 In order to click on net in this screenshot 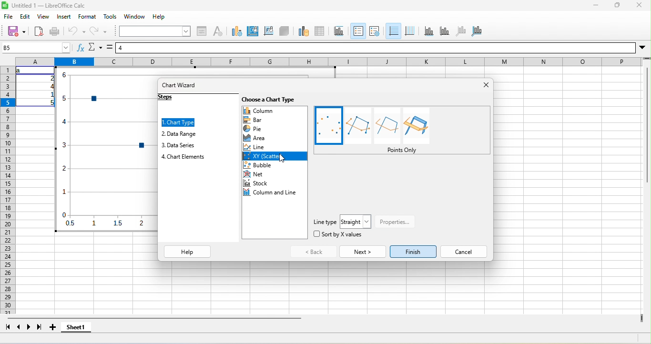, I will do `click(275, 174)`.